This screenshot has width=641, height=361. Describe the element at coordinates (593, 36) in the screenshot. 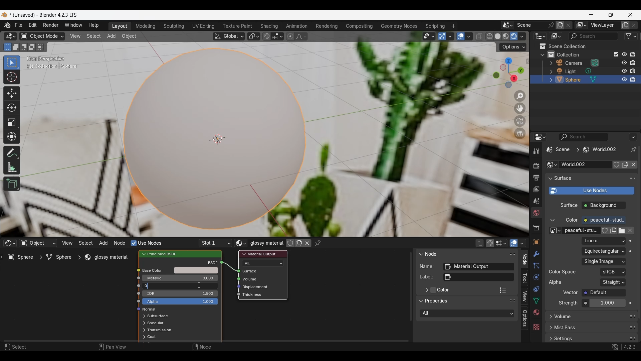

I see `Filter search` at that location.